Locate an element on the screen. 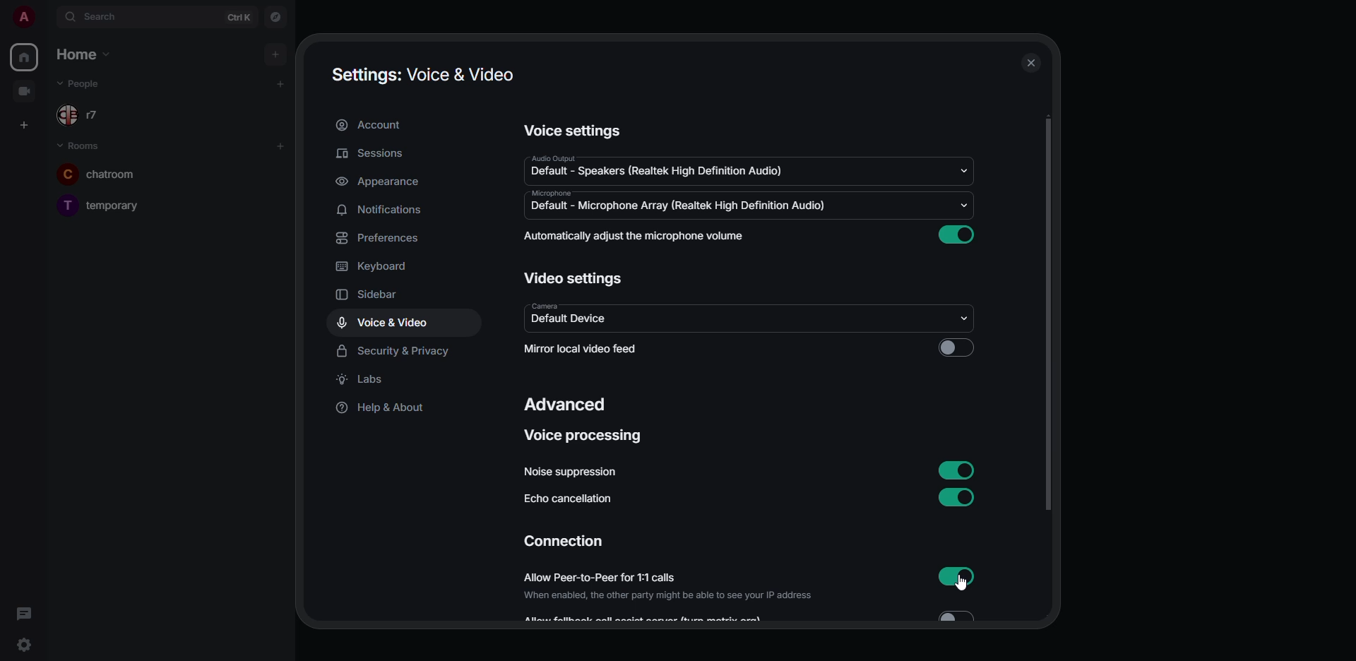 This screenshot has width=1356, height=661. enabled is located at coordinates (956, 498).